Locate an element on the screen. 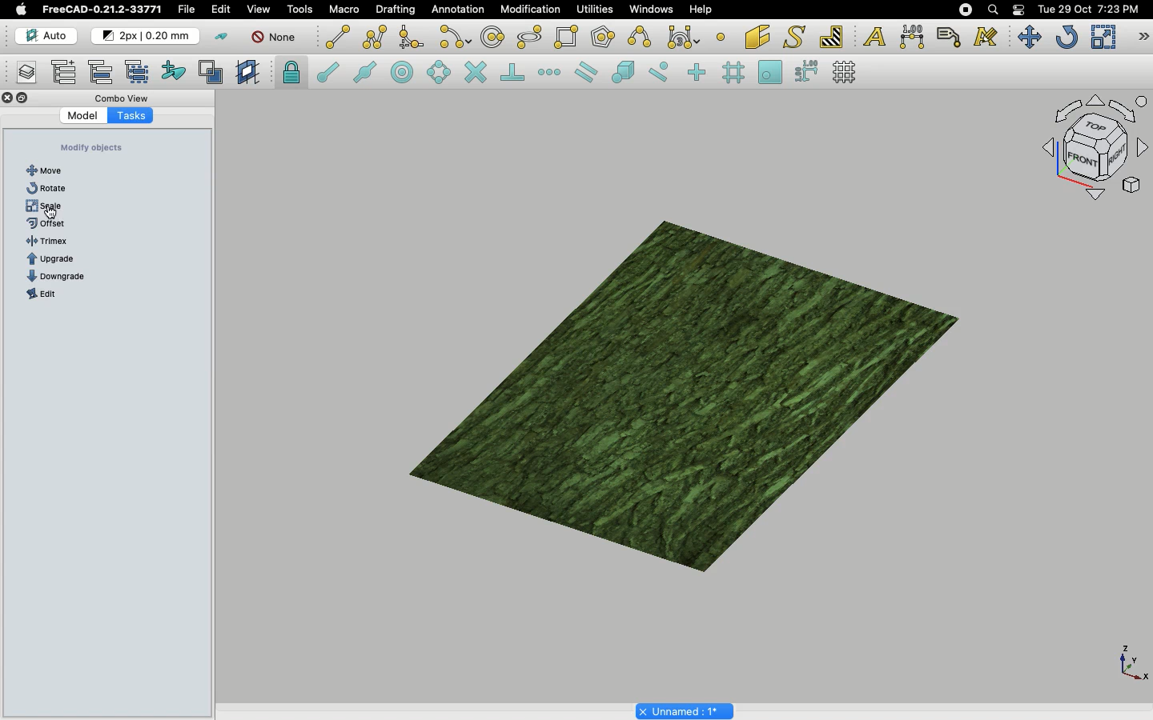 This screenshot has width=1153, height=720. Rectangle is located at coordinates (54, 206).